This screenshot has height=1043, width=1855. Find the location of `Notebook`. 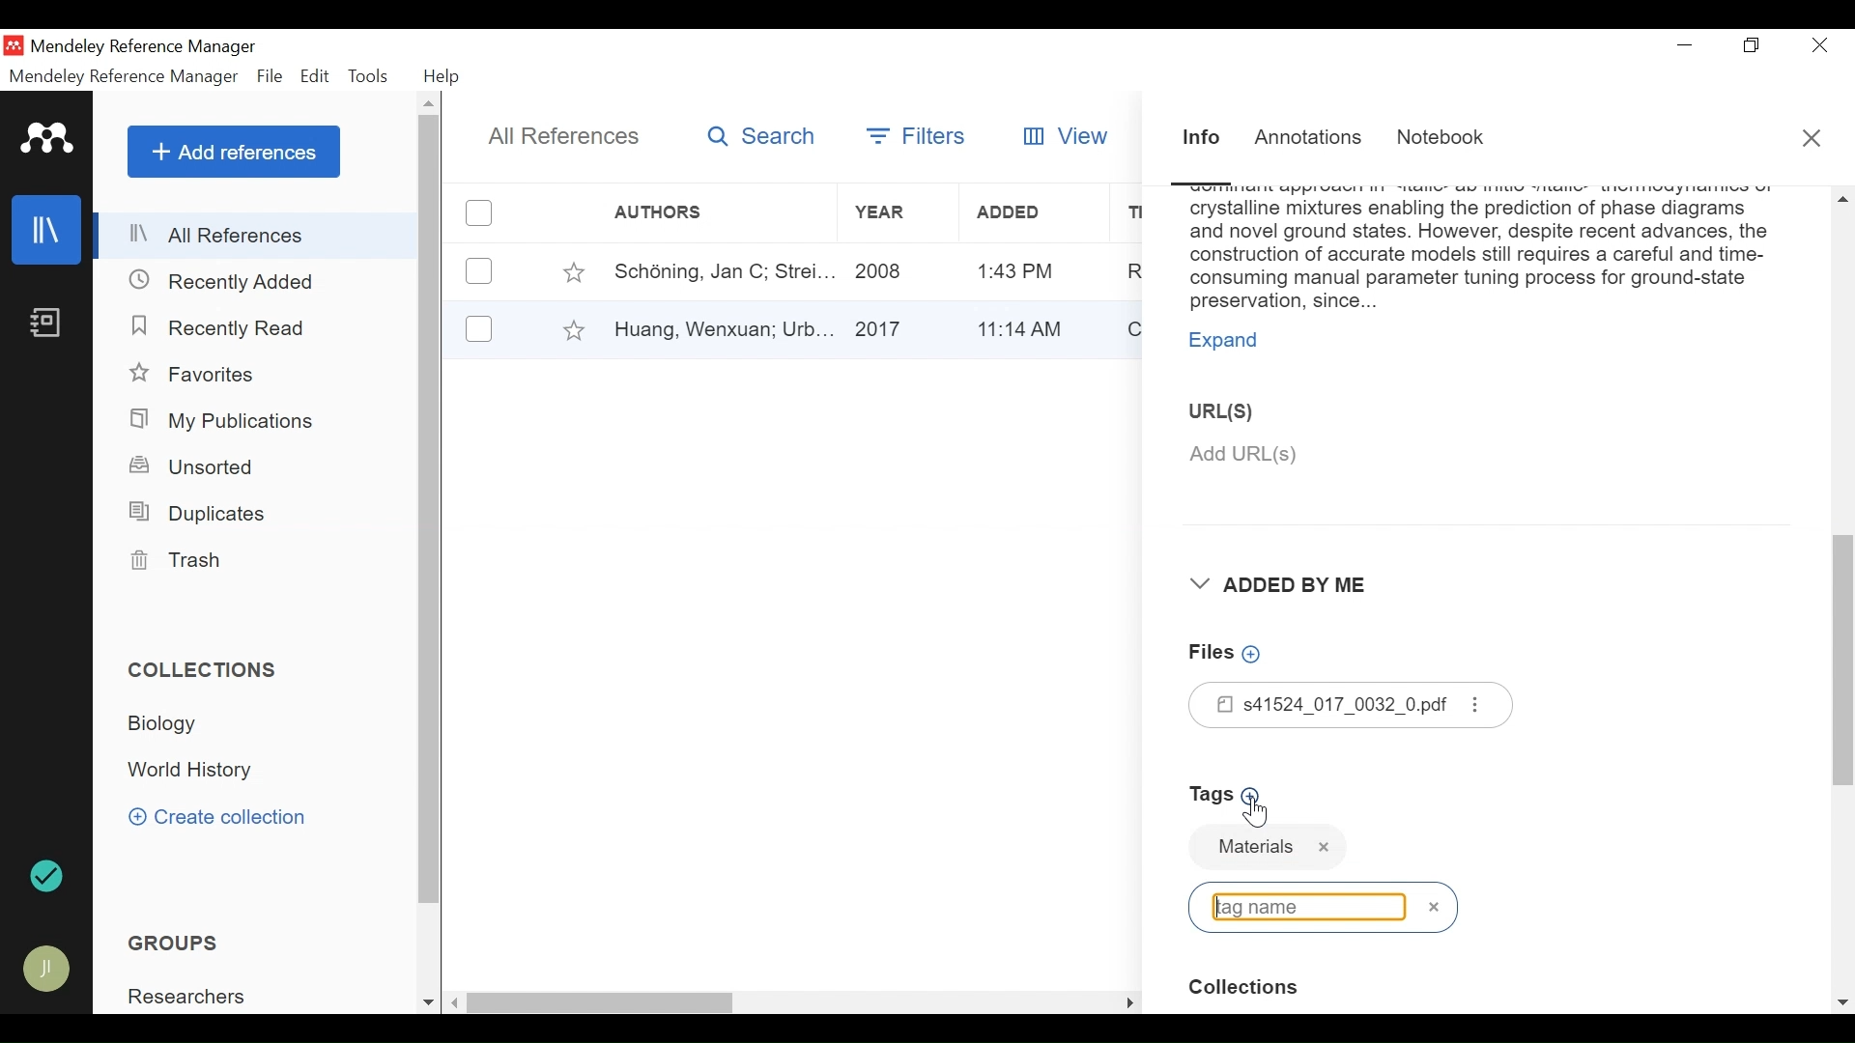

Notebook is located at coordinates (1445, 138).